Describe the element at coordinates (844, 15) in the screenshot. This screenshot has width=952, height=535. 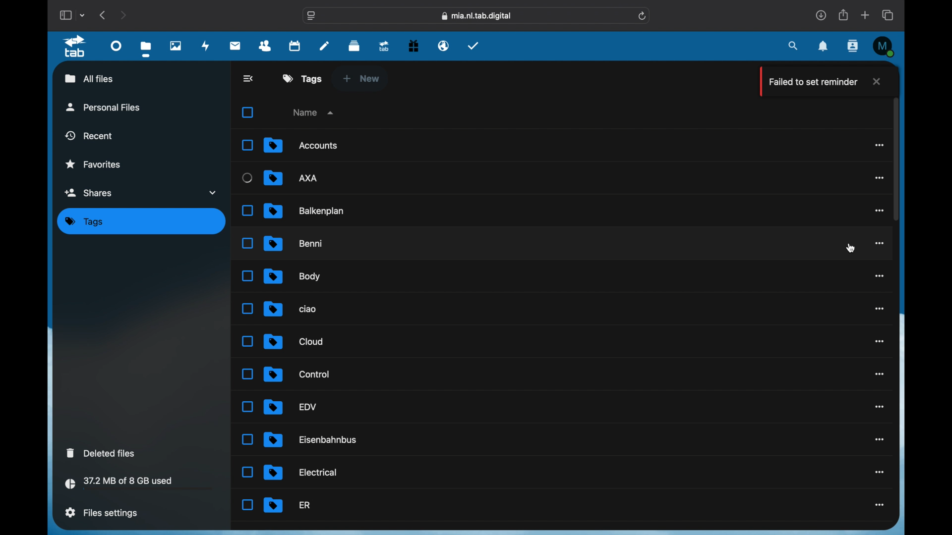
I see `share` at that location.